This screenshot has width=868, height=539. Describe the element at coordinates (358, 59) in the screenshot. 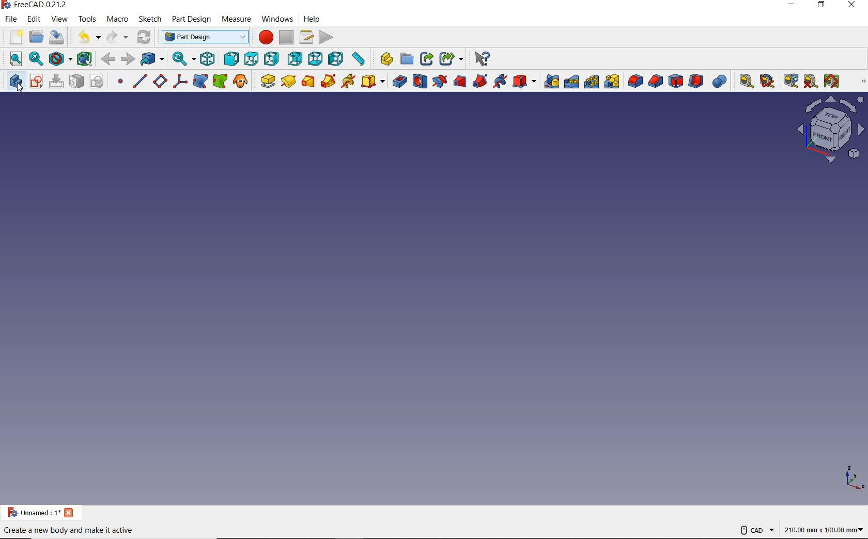

I see `measure distance` at that location.